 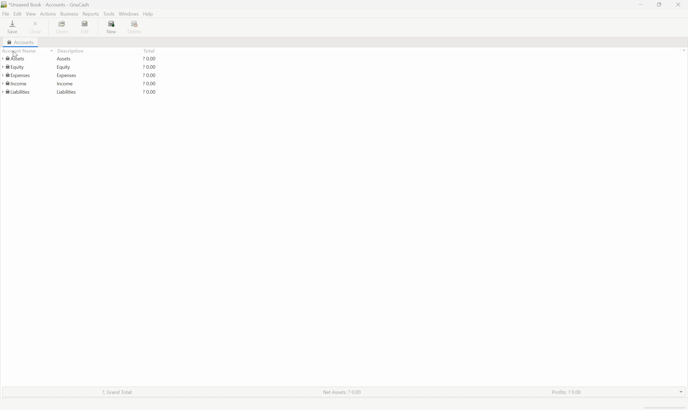 I want to click on close, so click(x=679, y=4).